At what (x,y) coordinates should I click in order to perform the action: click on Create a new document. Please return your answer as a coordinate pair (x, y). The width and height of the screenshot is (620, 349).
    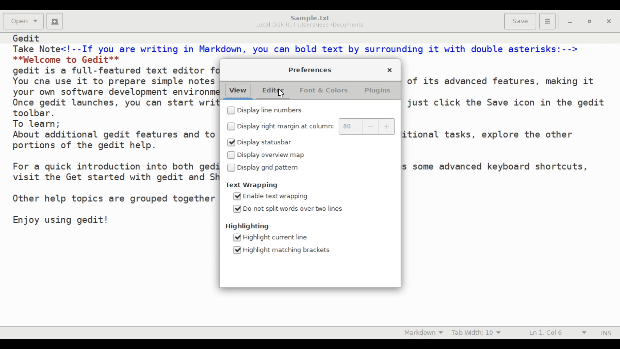
    Looking at the image, I should click on (56, 21).